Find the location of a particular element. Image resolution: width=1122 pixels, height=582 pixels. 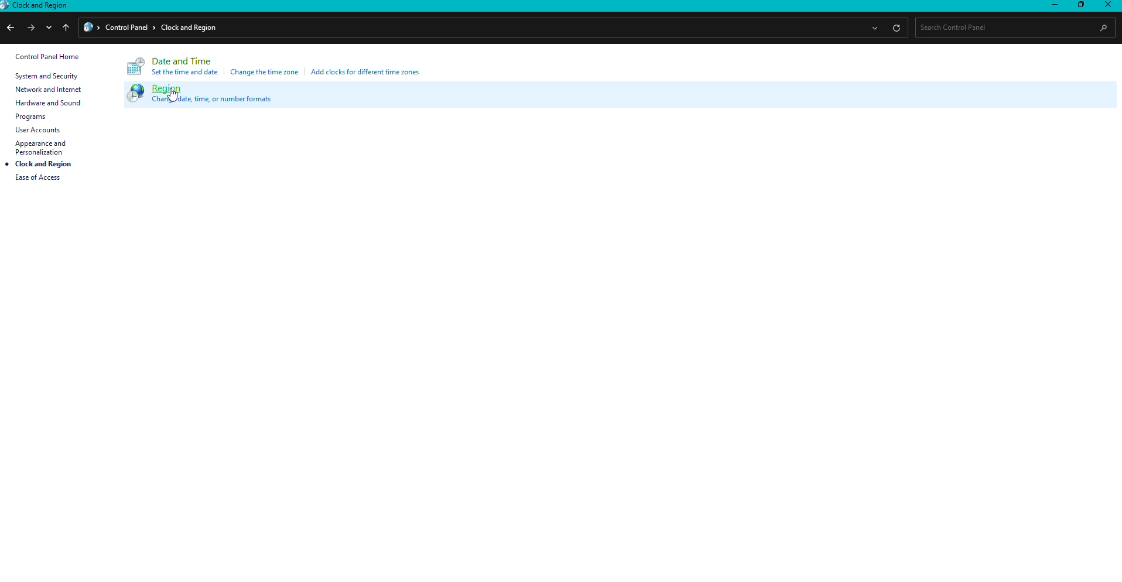

Add clocks is located at coordinates (368, 71).